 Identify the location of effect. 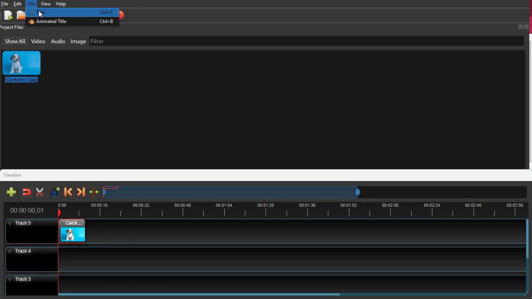
(54, 192).